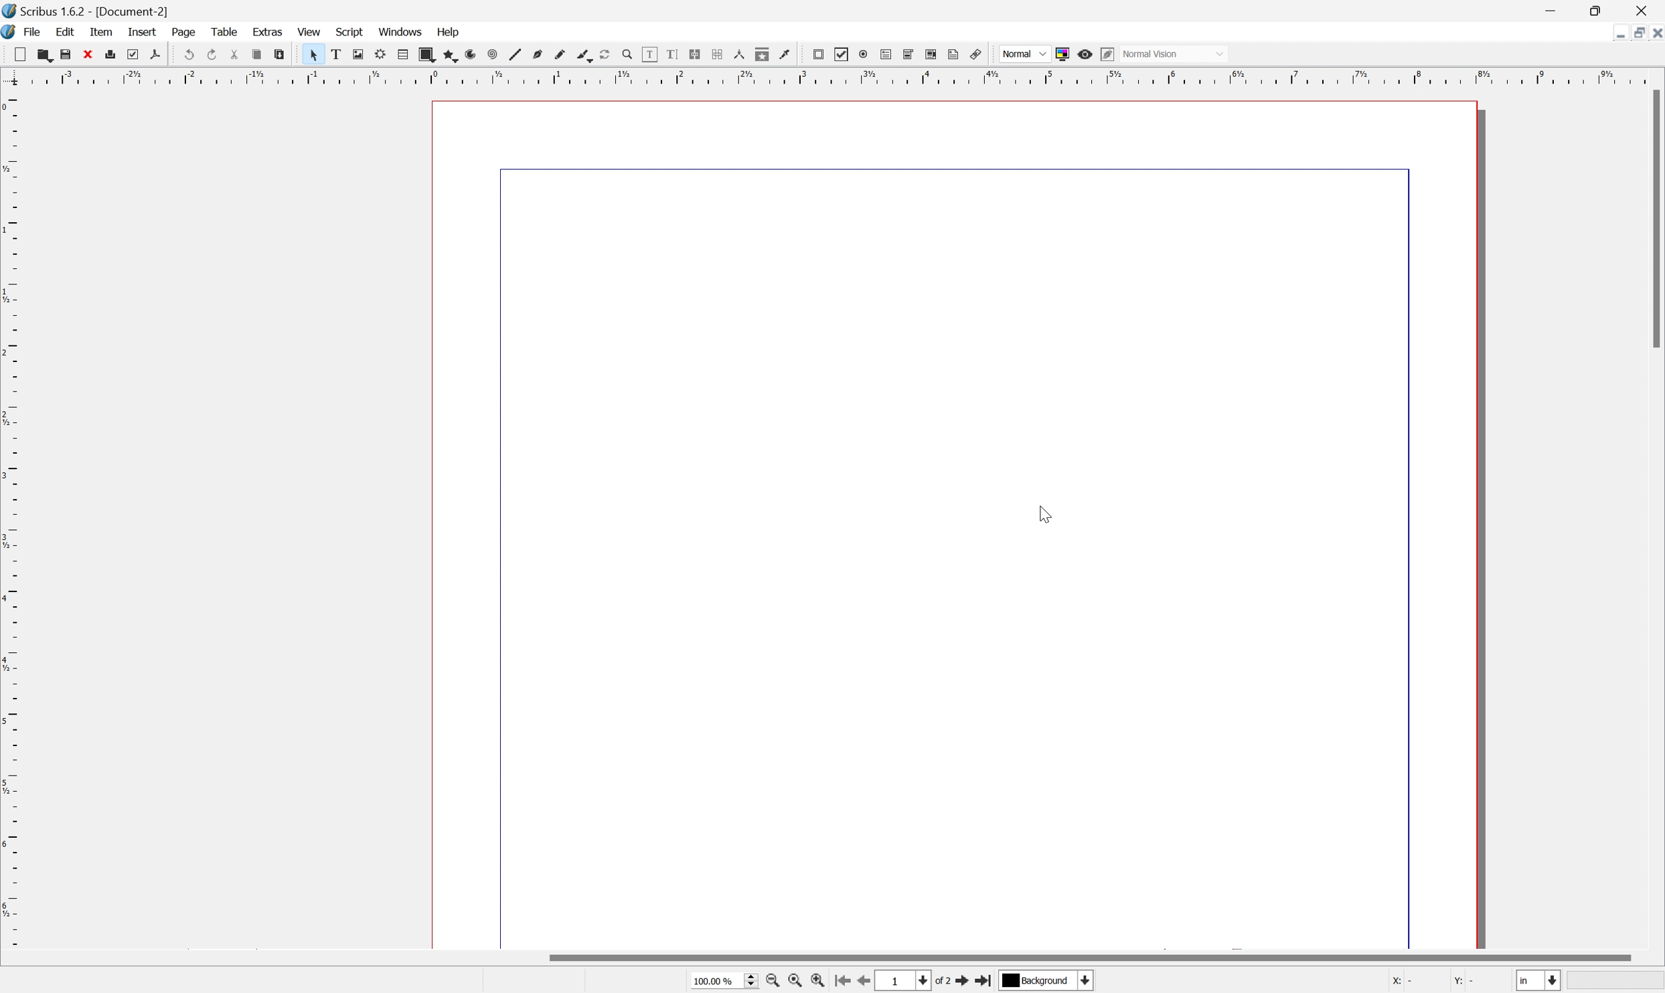 The width and height of the screenshot is (1665, 993). What do you see at coordinates (1111, 54) in the screenshot?
I see `Edit in preview mode` at bounding box center [1111, 54].